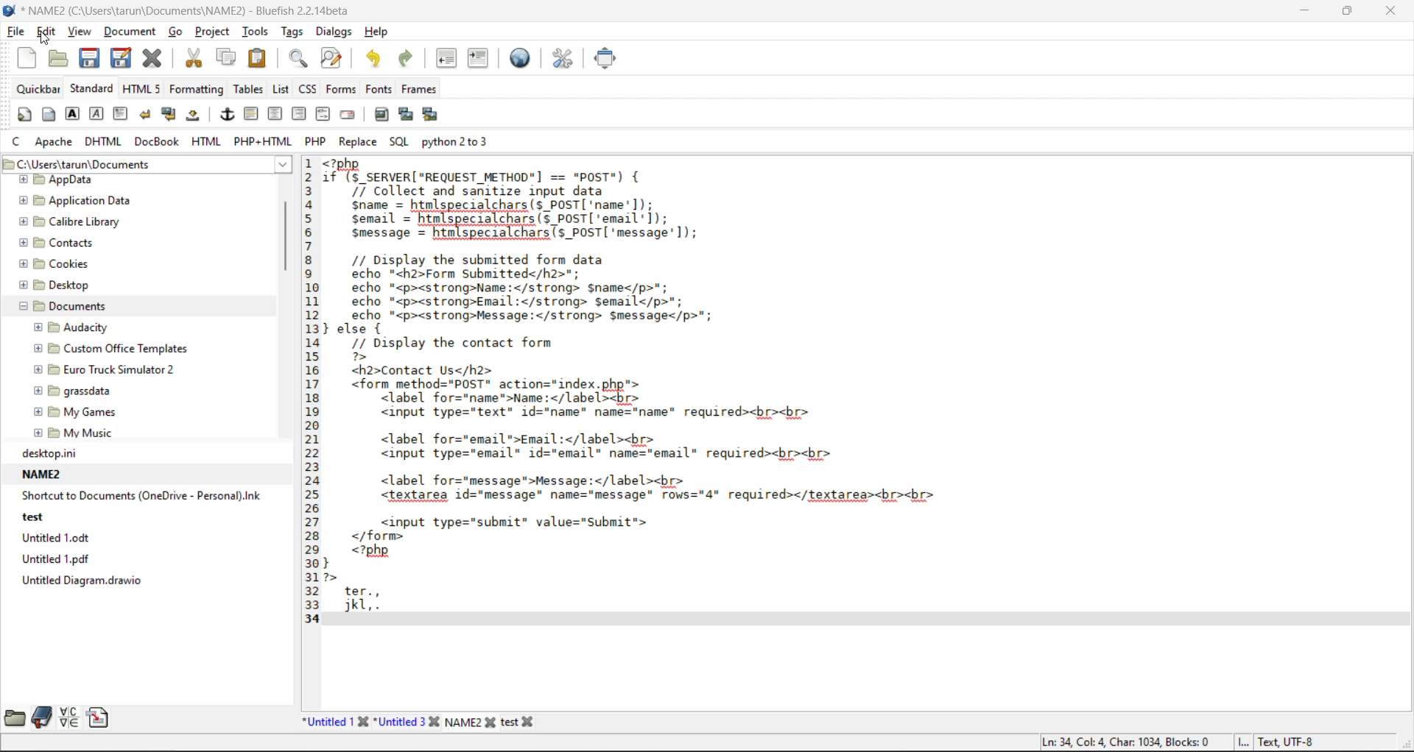 The image size is (1414, 752). I want to click on insert multiple thumbnail, so click(432, 113).